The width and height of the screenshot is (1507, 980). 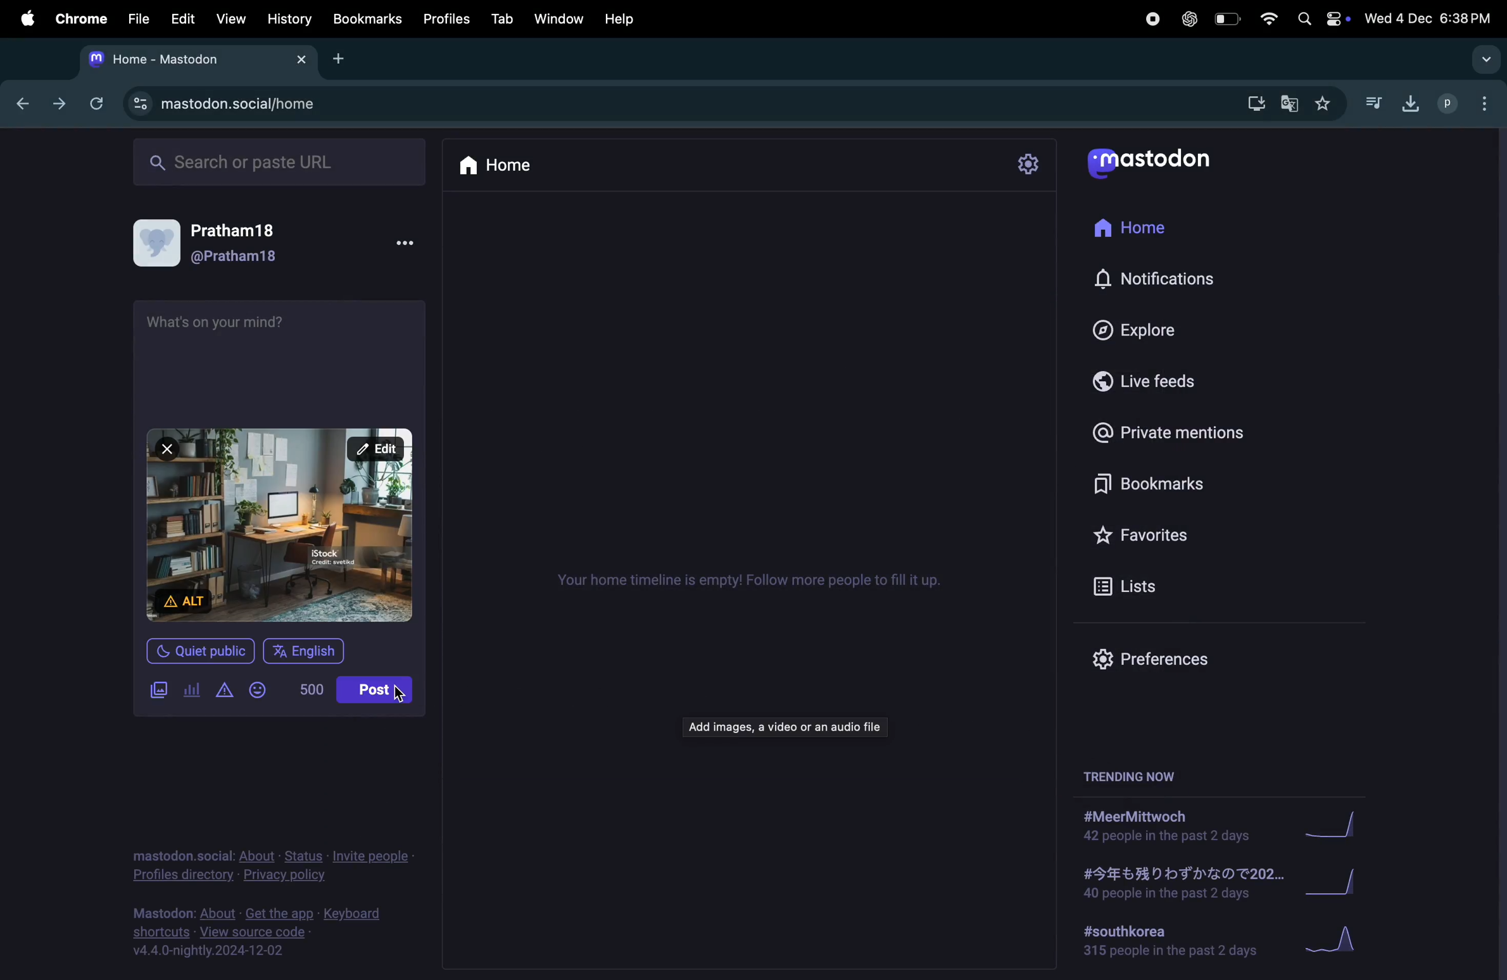 I want to click on search url, so click(x=275, y=163).